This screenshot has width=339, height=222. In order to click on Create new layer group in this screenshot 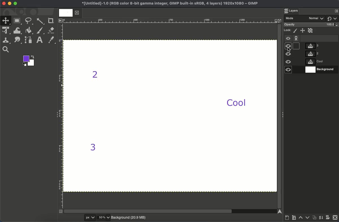, I will do `click(294, 219)`.